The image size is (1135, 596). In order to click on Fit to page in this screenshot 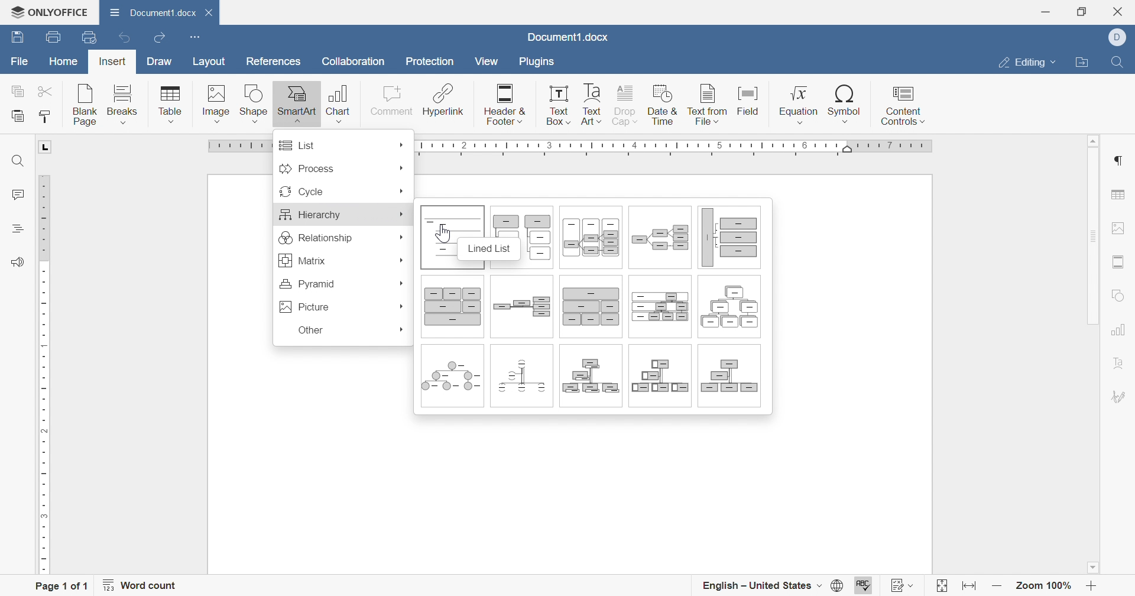, I will do `click(942, 585)`.